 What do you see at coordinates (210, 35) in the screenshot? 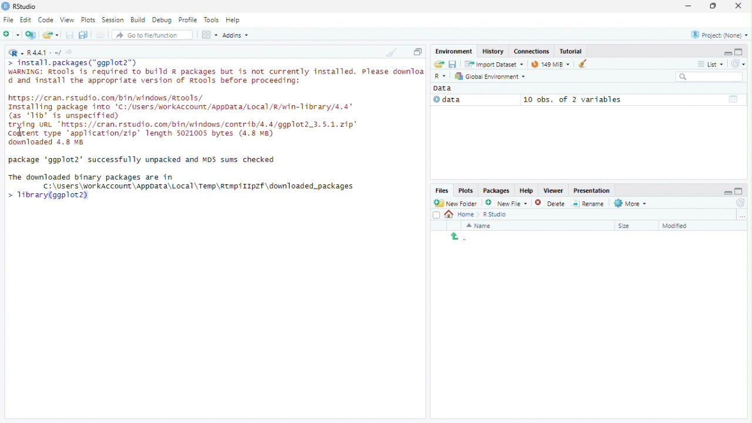
I see `workspace panes` at bounding box center [210, 35].